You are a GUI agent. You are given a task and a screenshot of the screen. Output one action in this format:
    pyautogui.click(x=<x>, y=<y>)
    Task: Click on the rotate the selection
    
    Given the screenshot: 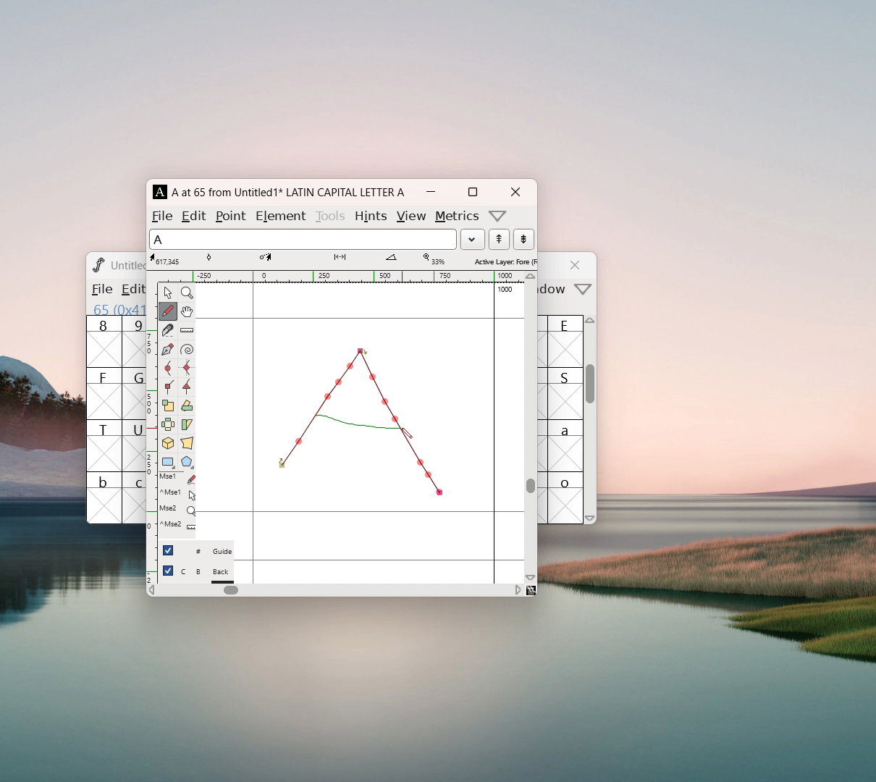 What is the action you would take?
    pyautogui.click(x=186, y=407)
    